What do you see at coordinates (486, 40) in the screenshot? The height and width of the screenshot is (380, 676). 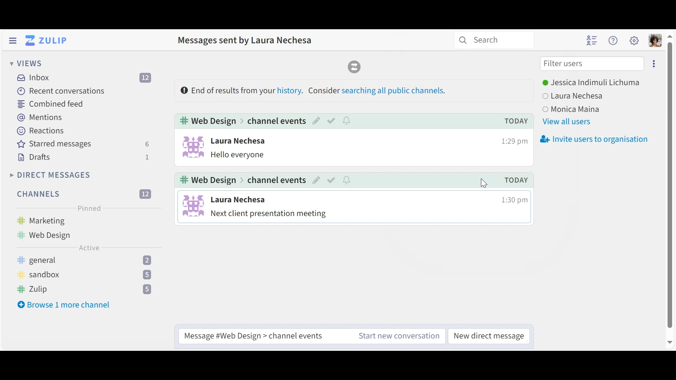 I see `search` at bounding box center [486, 40].